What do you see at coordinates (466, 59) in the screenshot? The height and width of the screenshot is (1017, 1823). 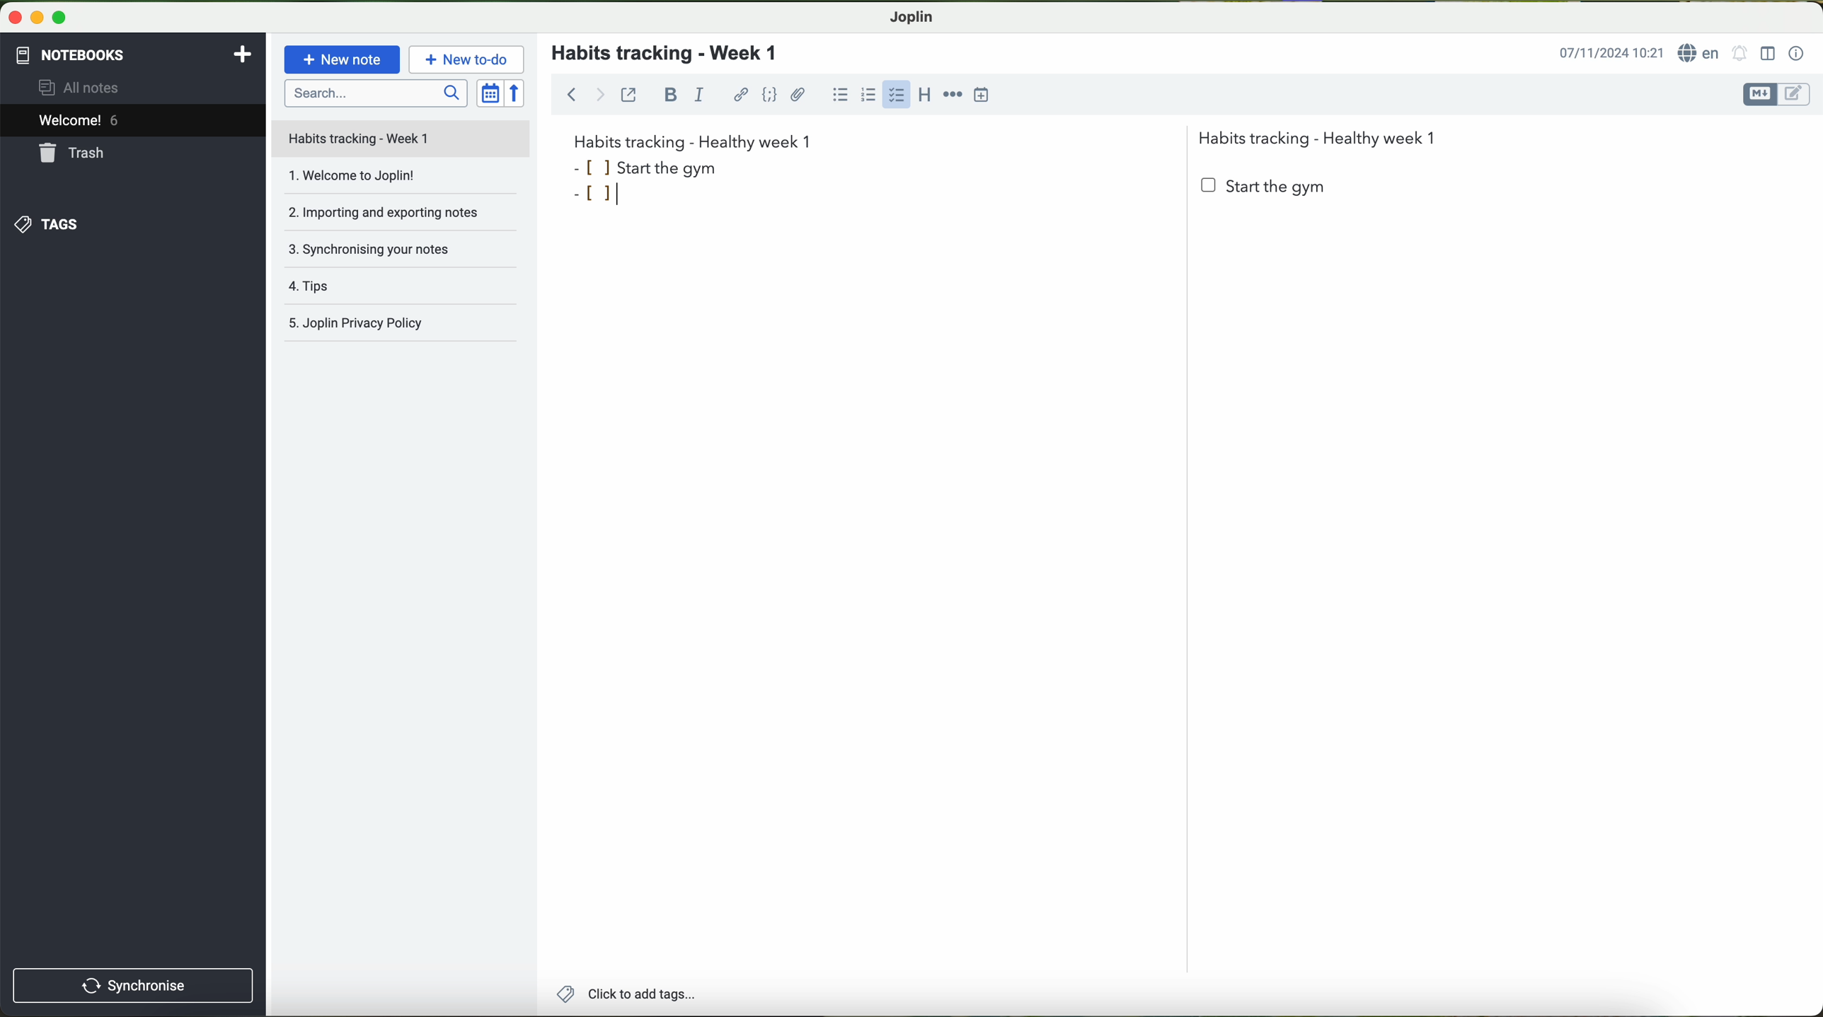 I see `new to-do button` at bounding box center [466, 59].